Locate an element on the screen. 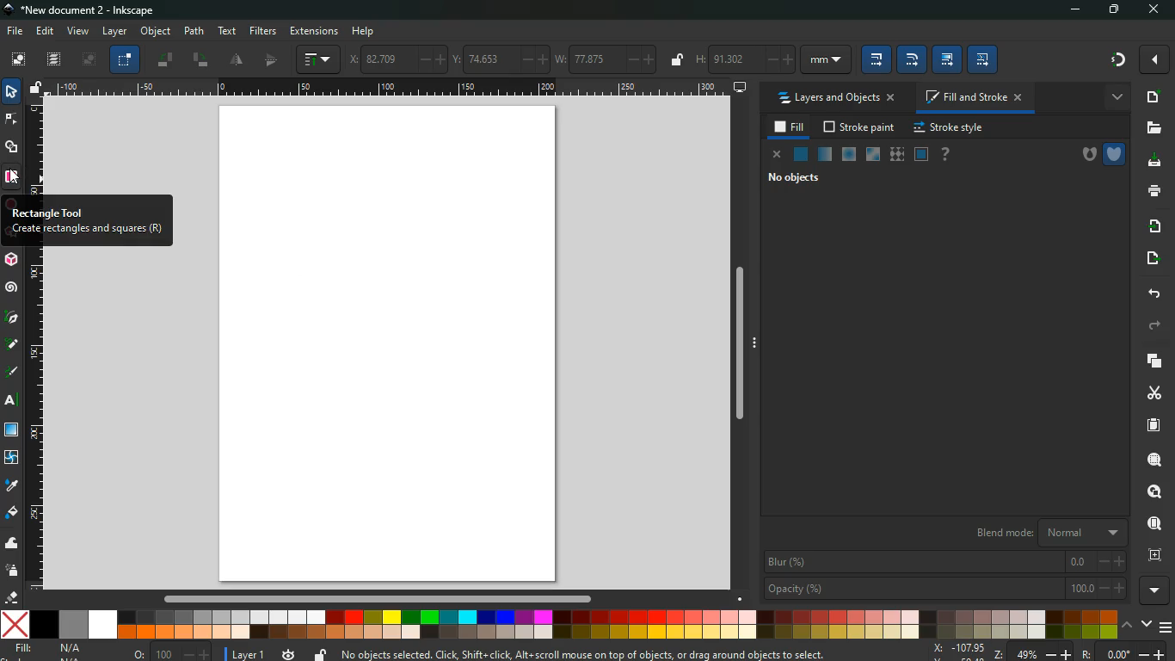  draw is located at coordinates (12, 373).